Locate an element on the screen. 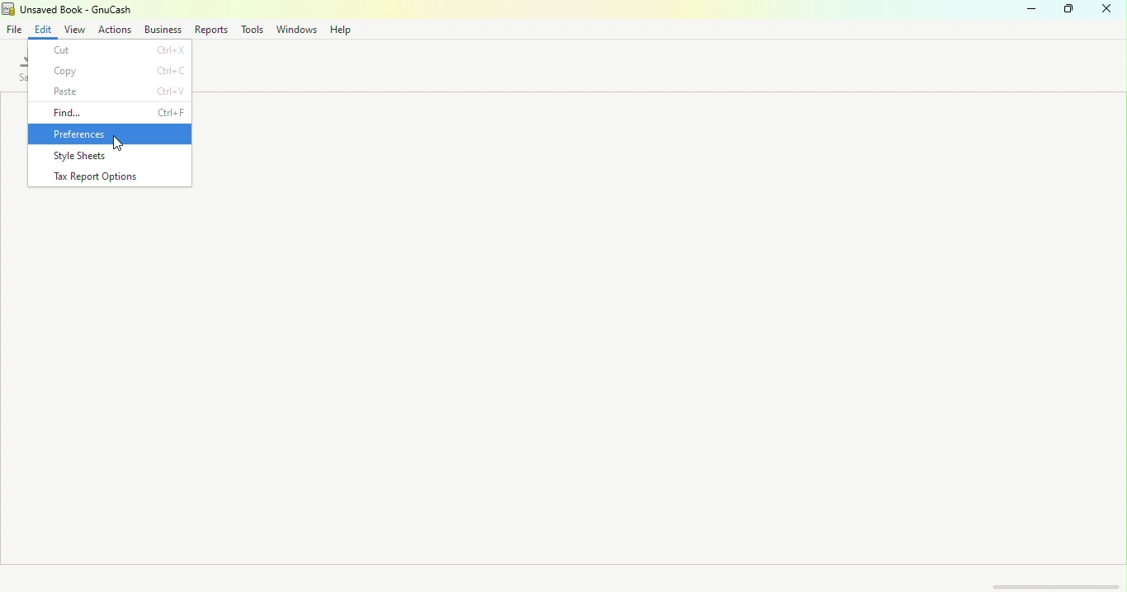  View is located at coordinates (76, 30).